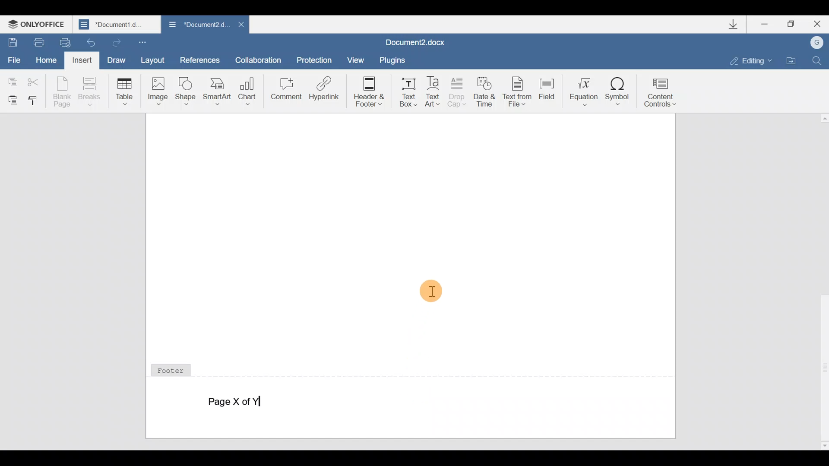  I want to click on Document2.d.., so click(195, 25).